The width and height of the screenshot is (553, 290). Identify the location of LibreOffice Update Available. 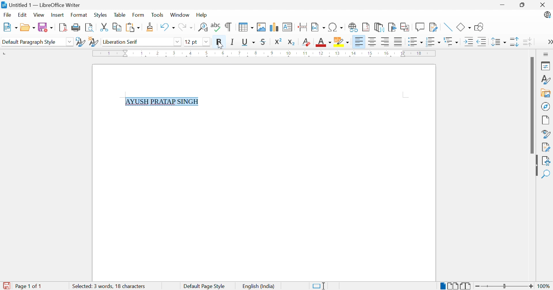
(548, 15).